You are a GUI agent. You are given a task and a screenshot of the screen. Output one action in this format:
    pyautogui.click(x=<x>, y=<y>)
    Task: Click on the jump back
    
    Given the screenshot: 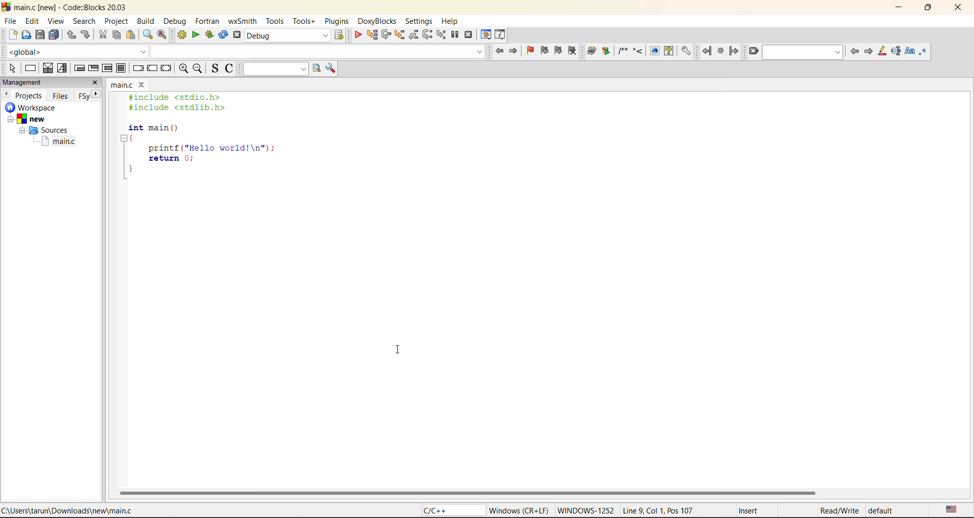 What is the action you would take?
    pyautogui.click(x=499, y=52)
    